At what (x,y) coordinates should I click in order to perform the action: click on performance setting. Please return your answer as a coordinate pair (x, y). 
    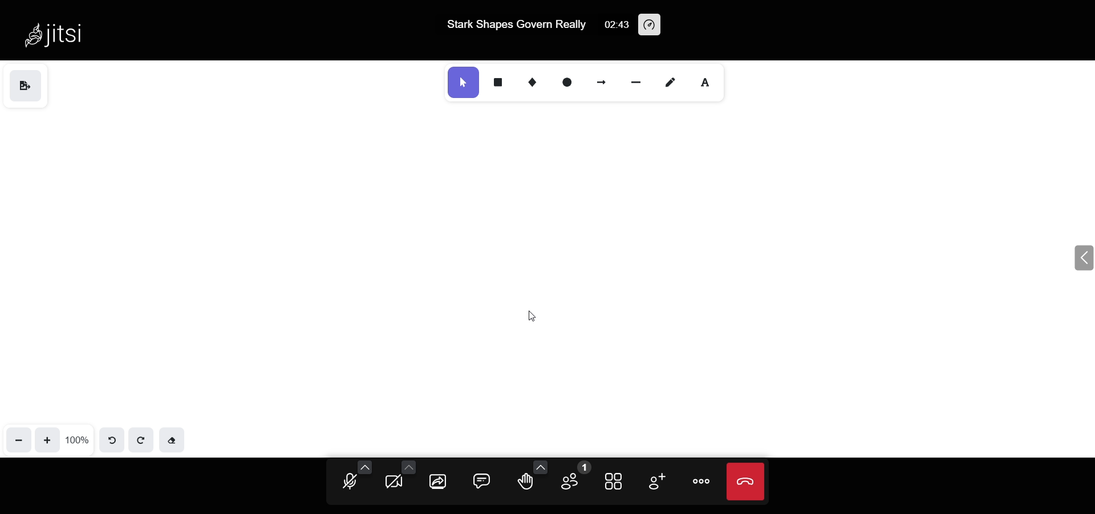
    Looking at the image, I should click on (651, 26).